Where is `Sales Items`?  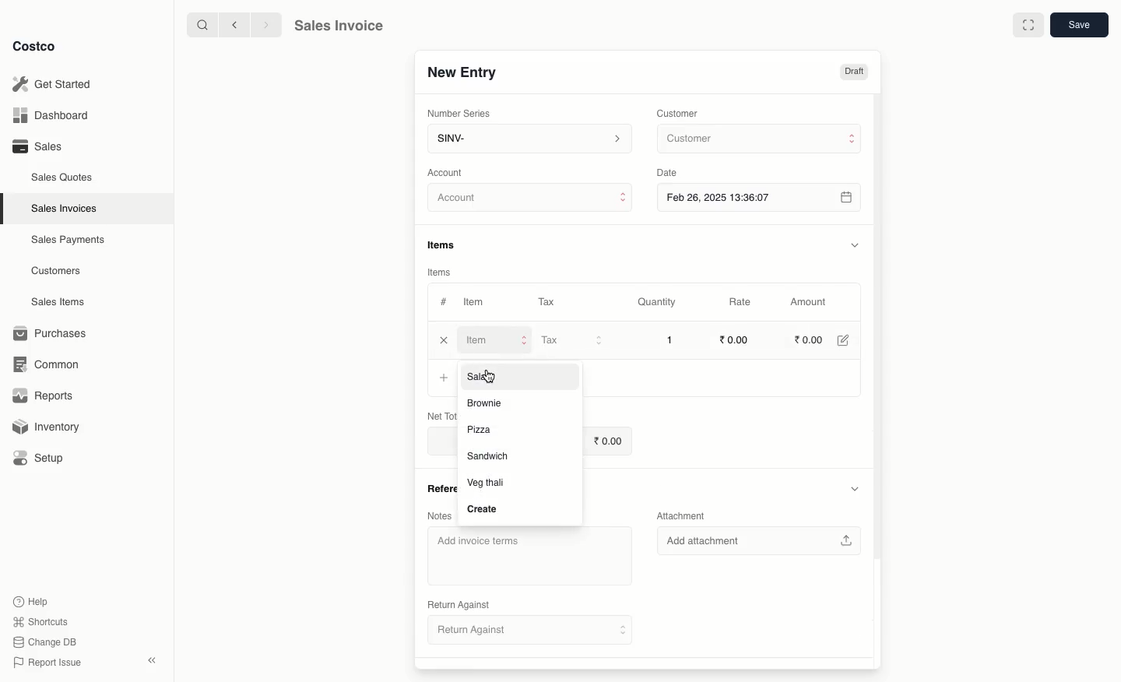 Sales Items is located at coordinates (61, 302).